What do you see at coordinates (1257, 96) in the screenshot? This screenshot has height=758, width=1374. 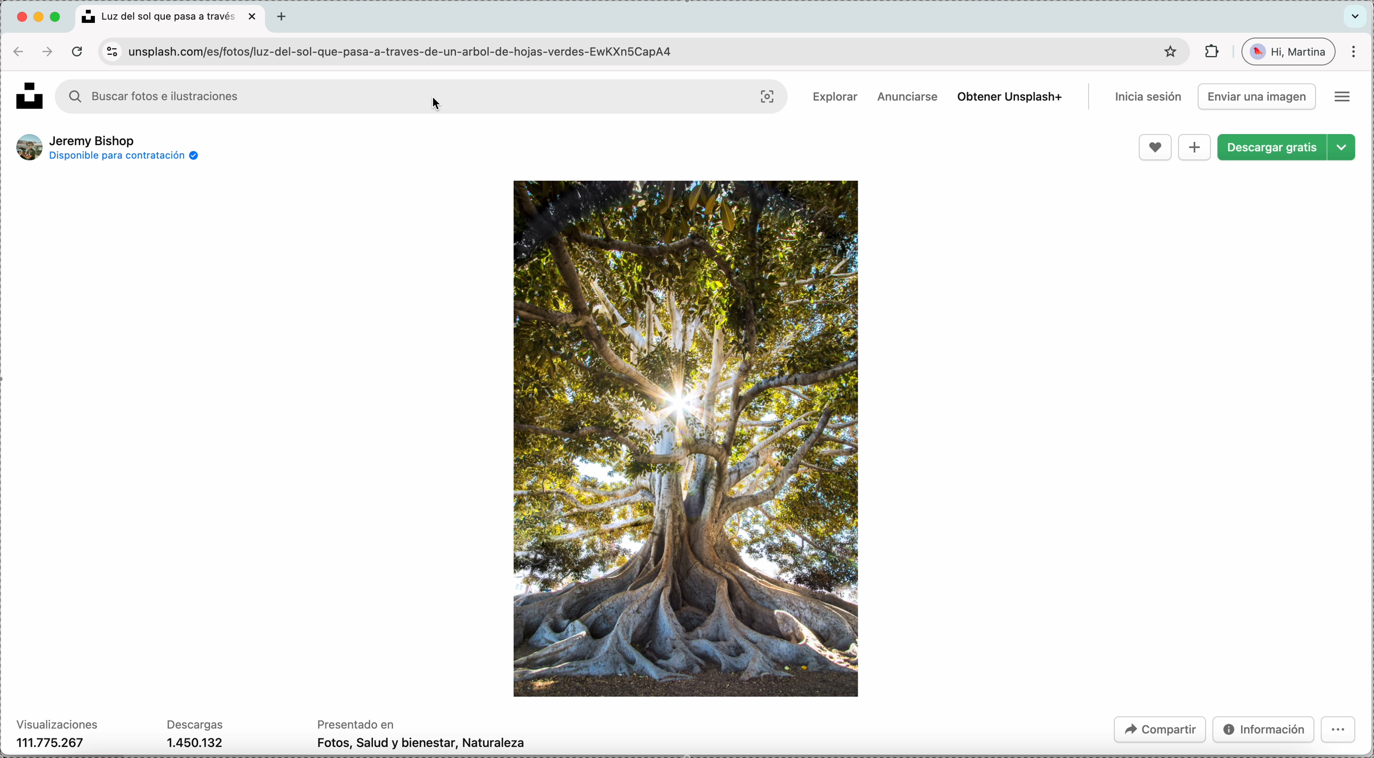 I see `send an image` at bounding box center [1257, 96].